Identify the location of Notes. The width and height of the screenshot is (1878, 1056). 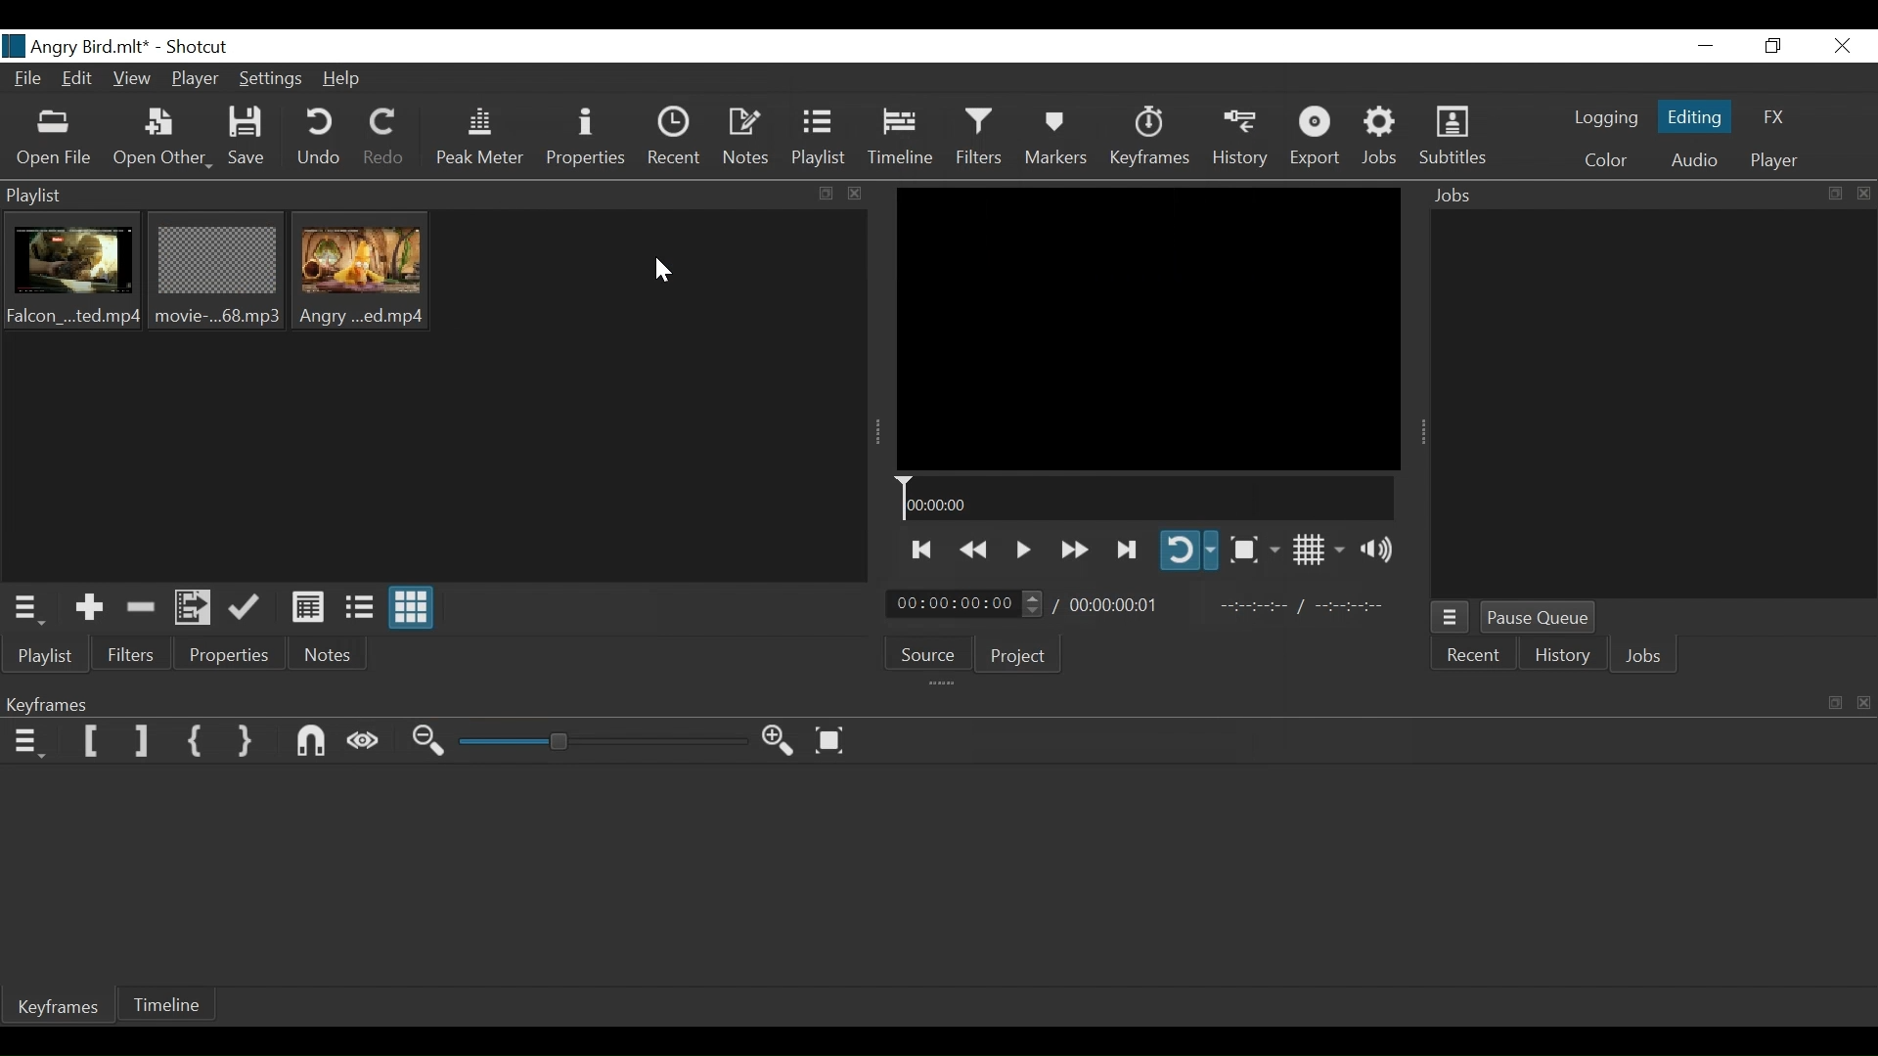
(750, 139).